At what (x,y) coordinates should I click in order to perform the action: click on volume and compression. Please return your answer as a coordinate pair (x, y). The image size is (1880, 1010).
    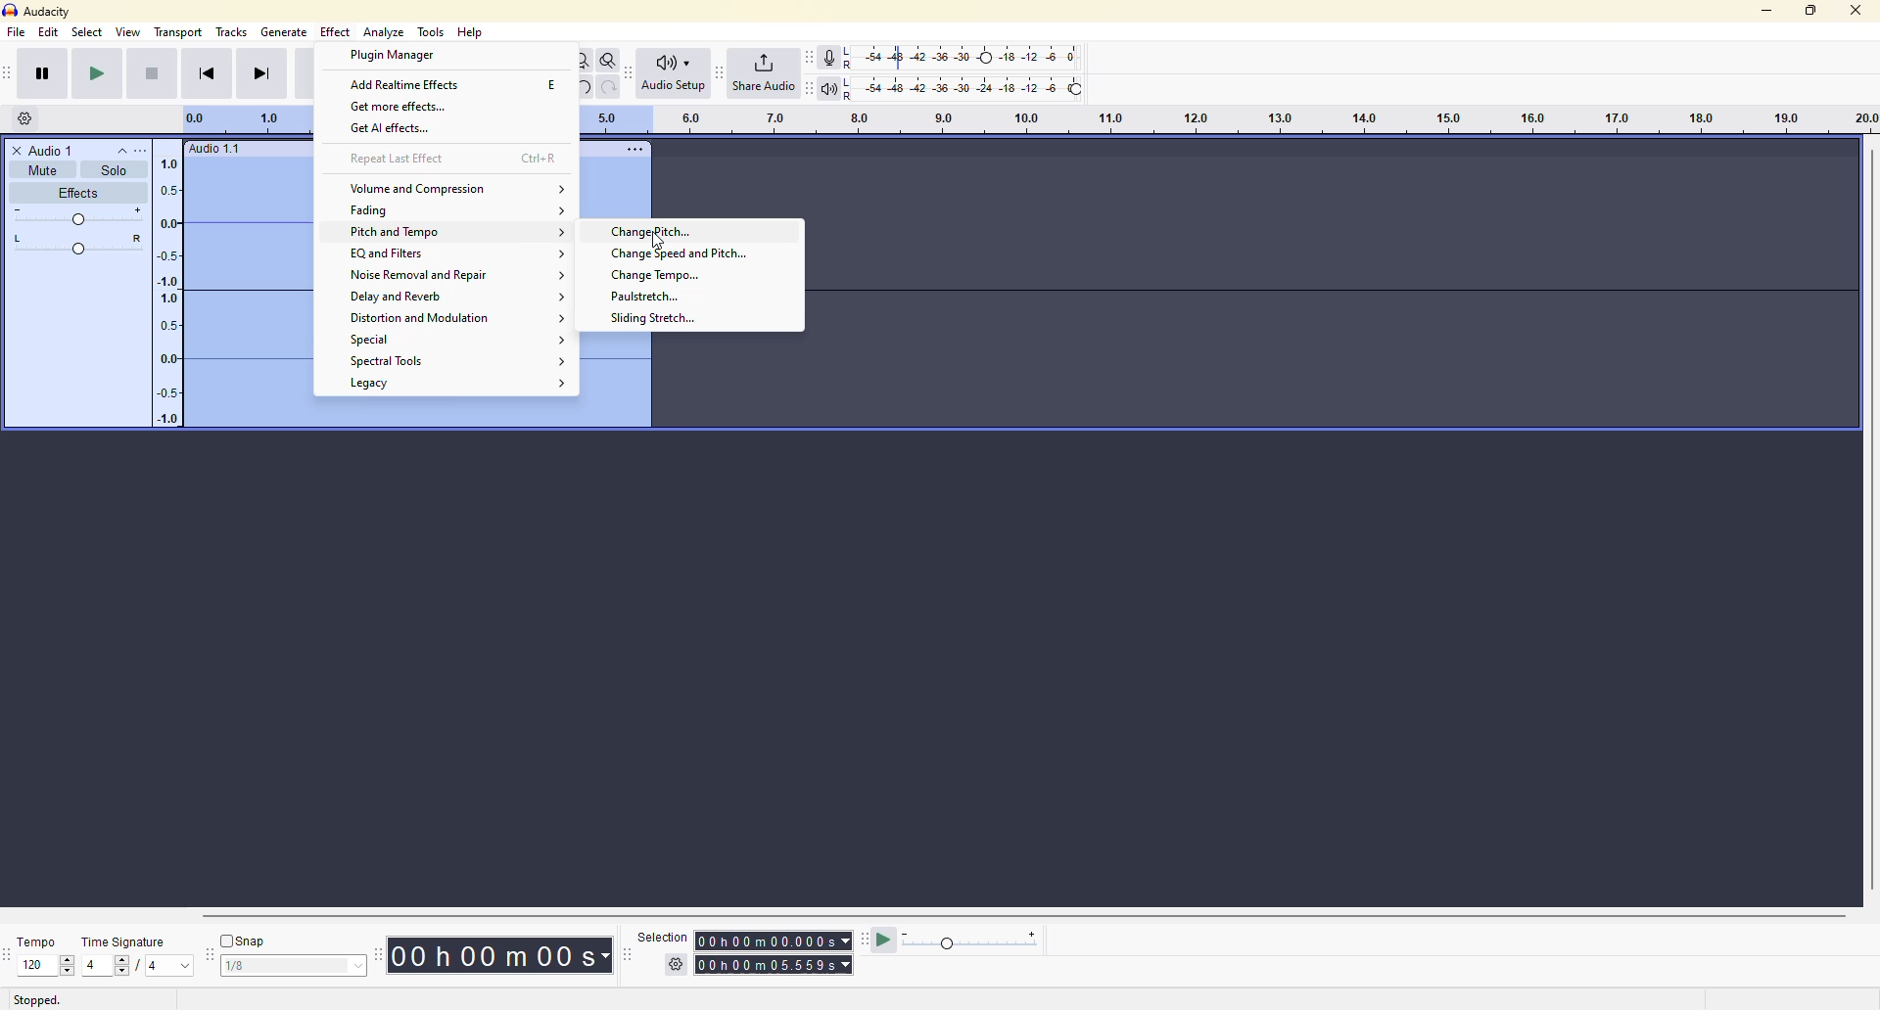
    Looking at the image, I should click on (420, 188).